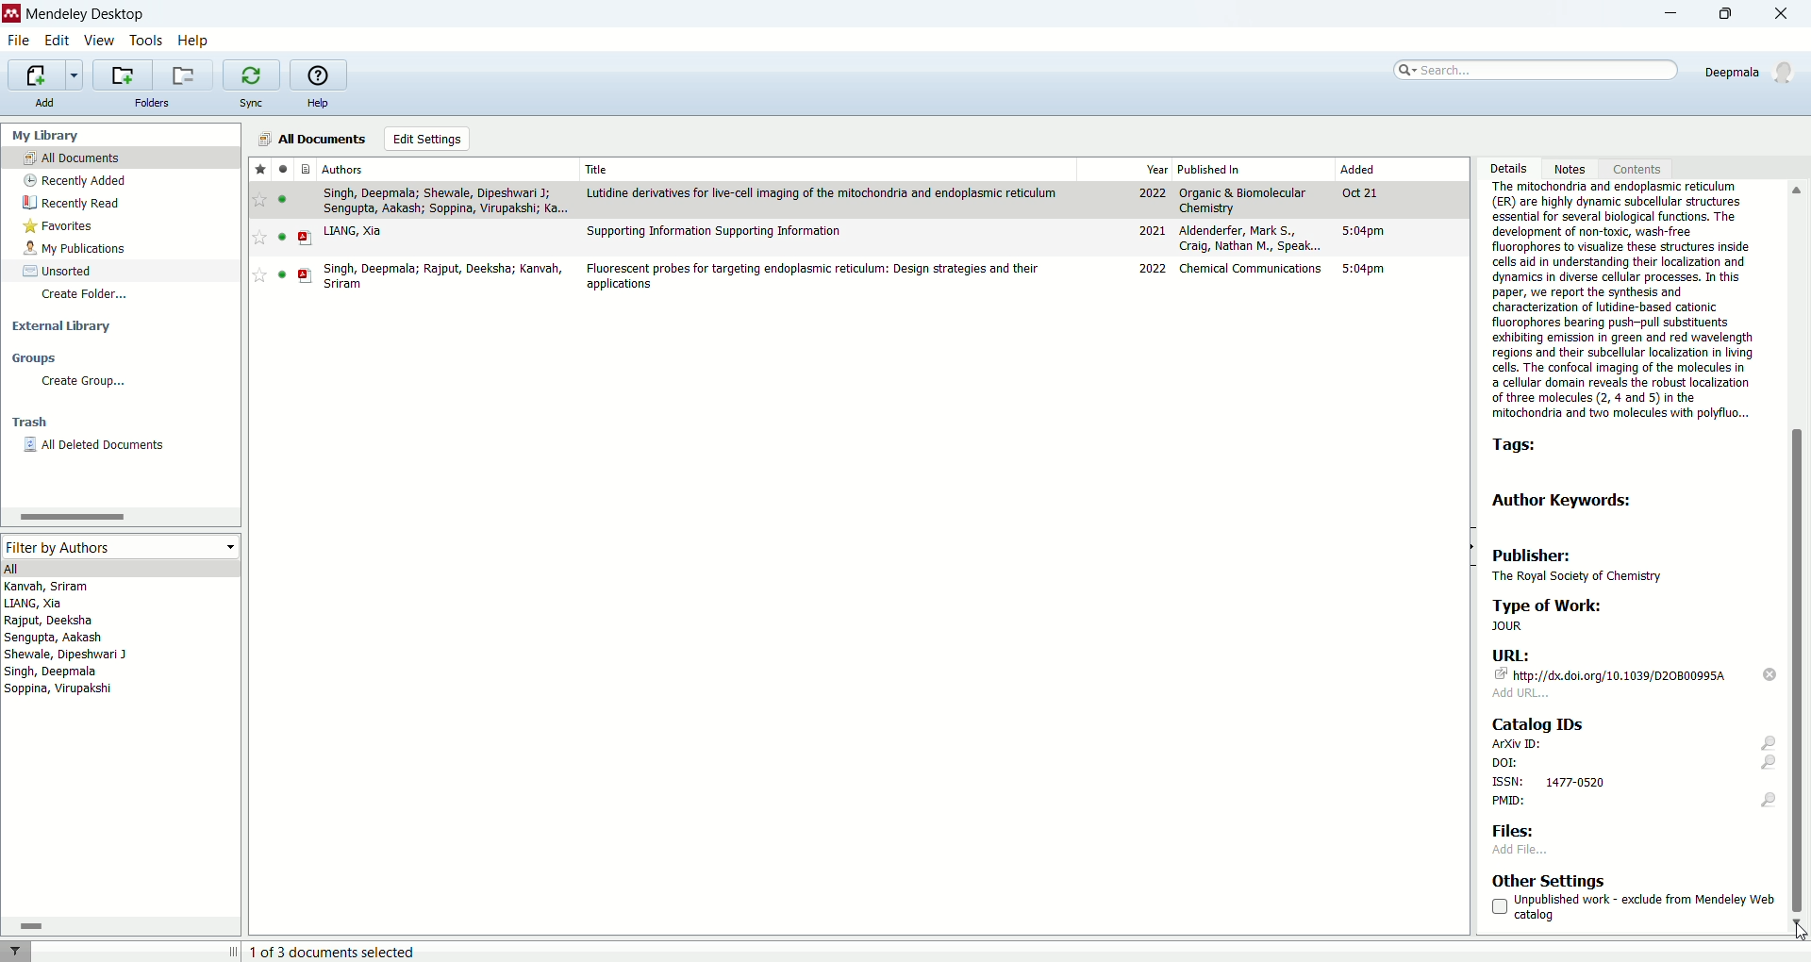 This screenshot has width=1811, height=962. What do you see at coordinates (44, 75) in the screenshot?
I see `imports` at bounding box center [44, 75].